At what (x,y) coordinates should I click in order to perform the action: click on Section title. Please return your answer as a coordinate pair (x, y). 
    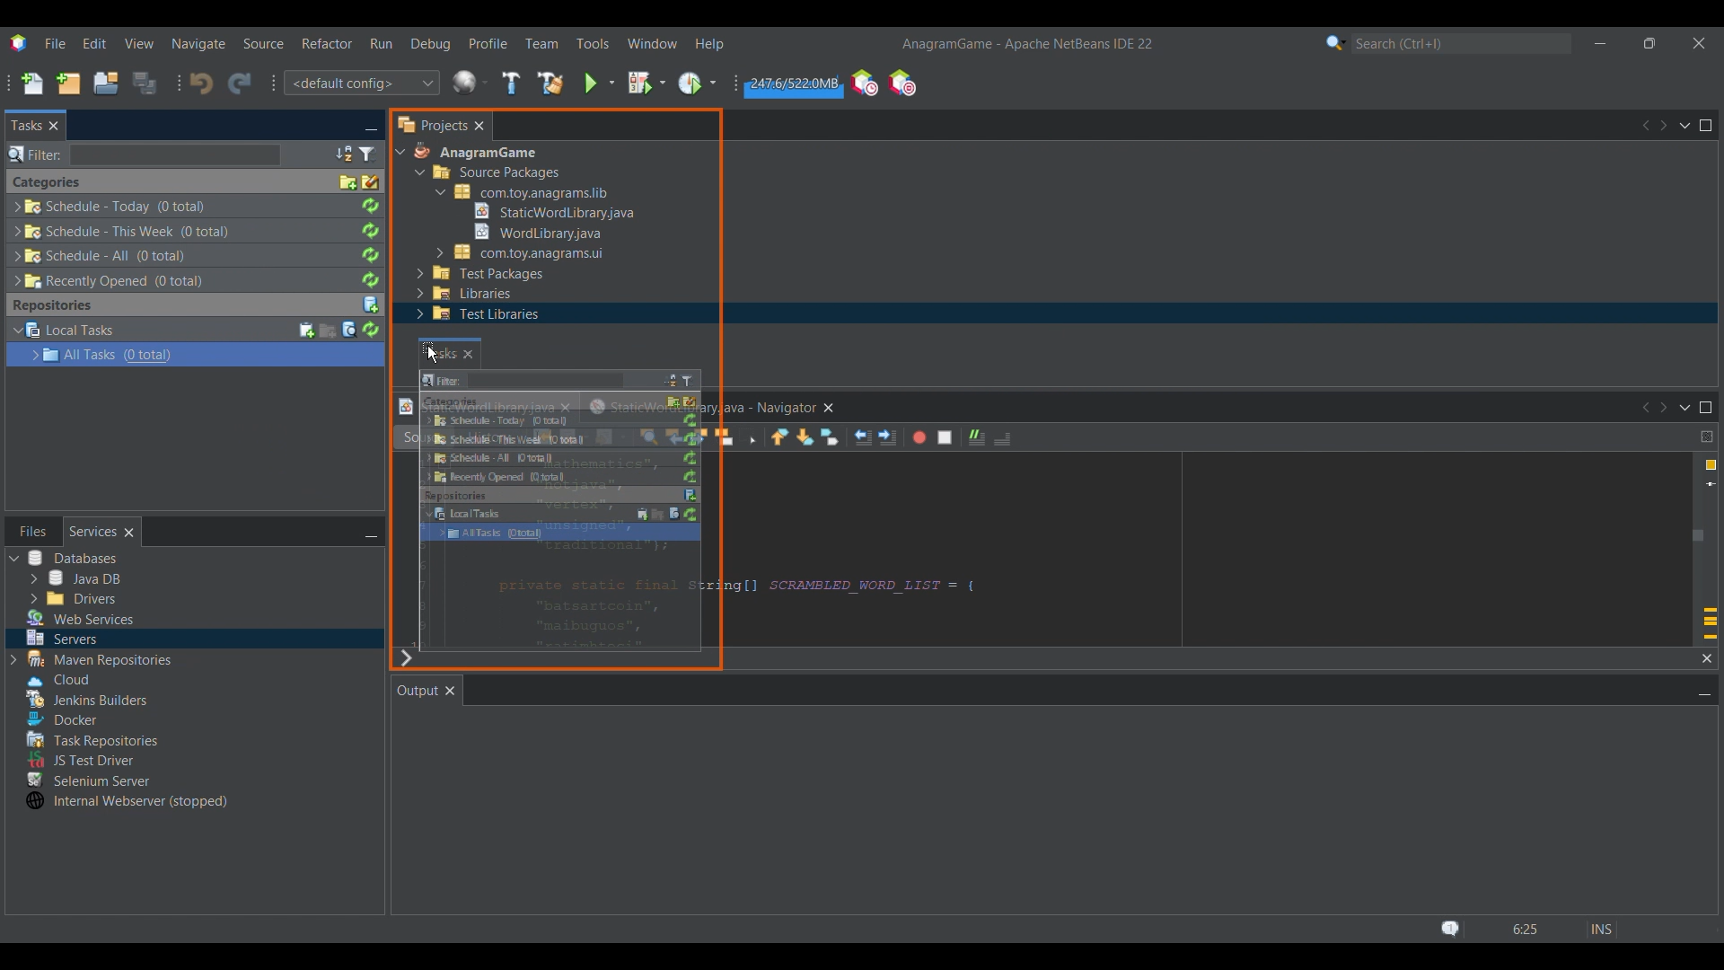
    Looking at the image, I should click on (47, 182).